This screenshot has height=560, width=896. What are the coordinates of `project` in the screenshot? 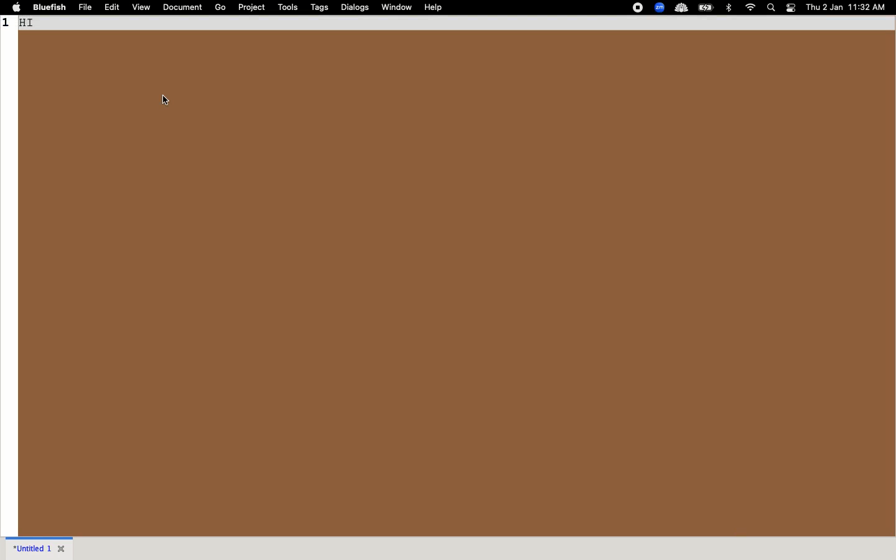 It's located at (251, 7).